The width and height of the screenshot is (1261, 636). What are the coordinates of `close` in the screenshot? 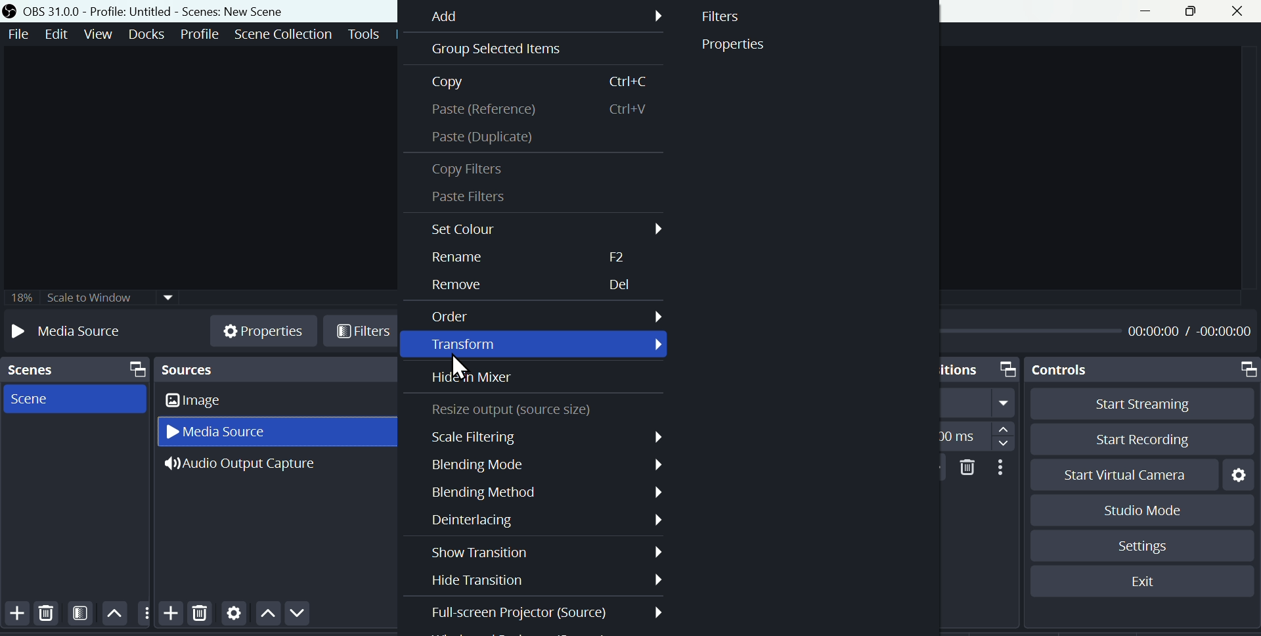 It's located at (1238, 12).